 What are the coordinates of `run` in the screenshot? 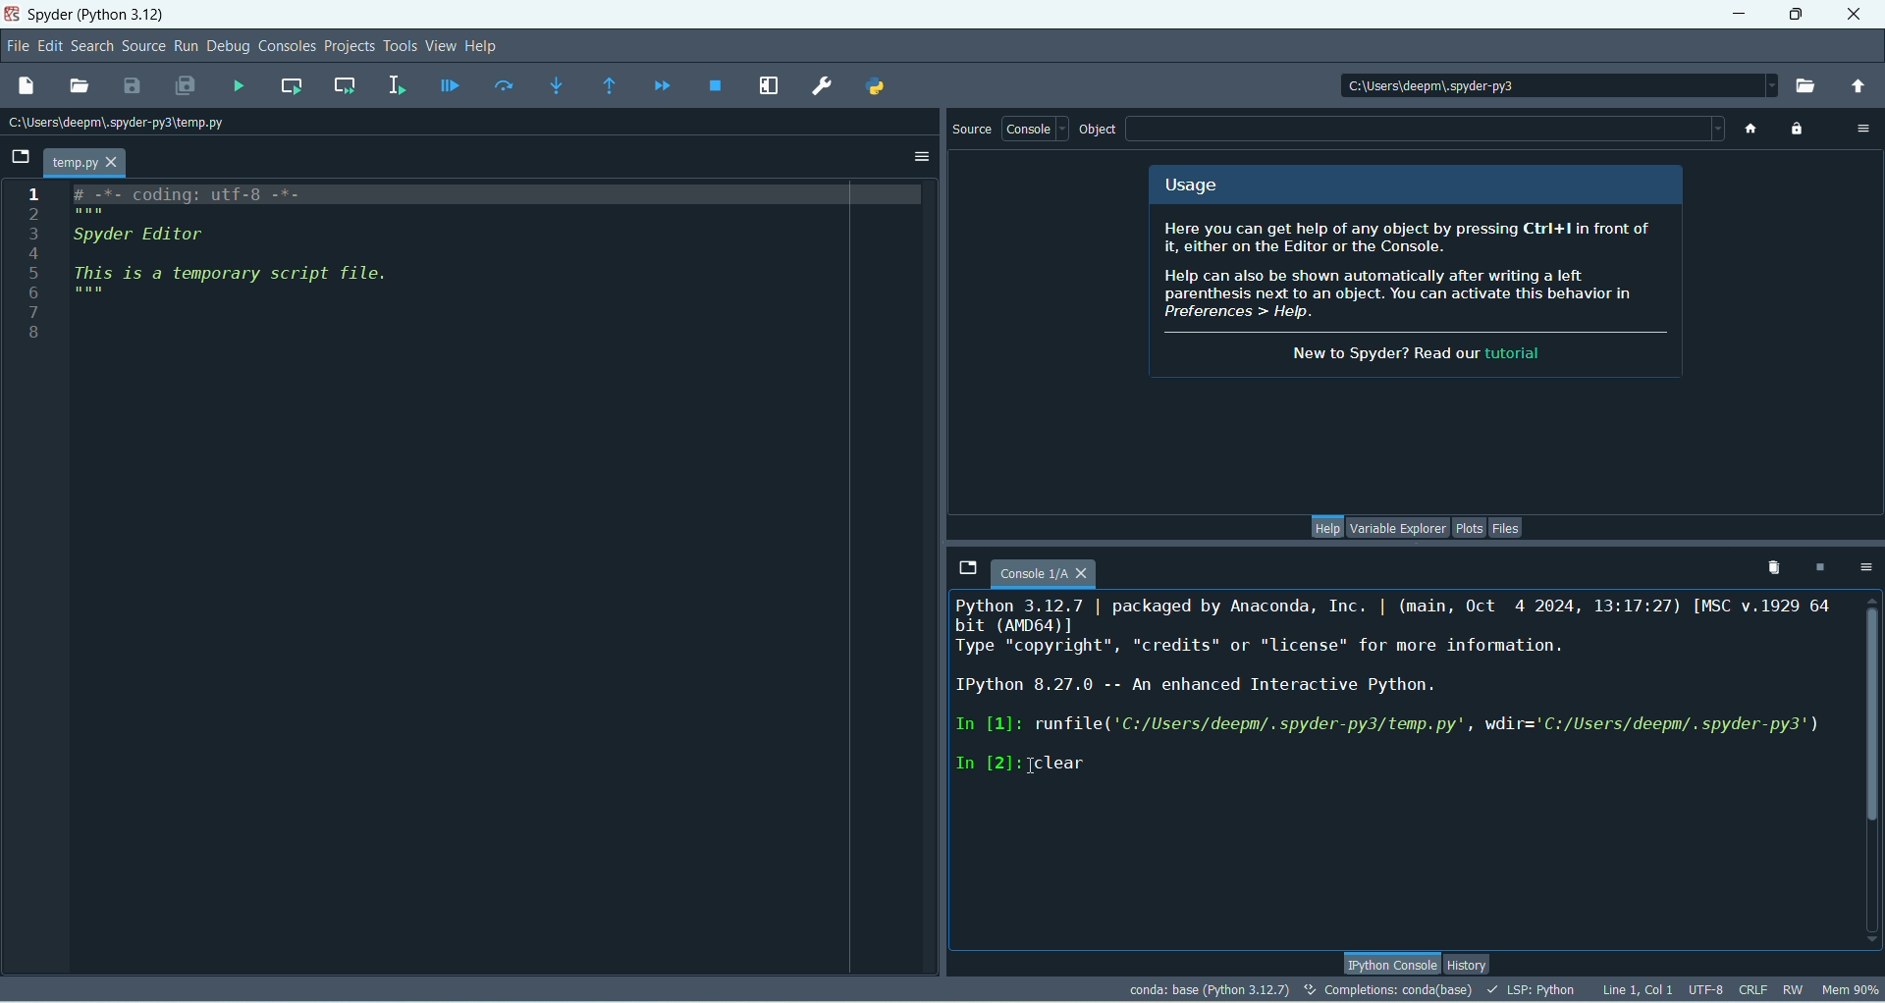 It's located at (185, 46).